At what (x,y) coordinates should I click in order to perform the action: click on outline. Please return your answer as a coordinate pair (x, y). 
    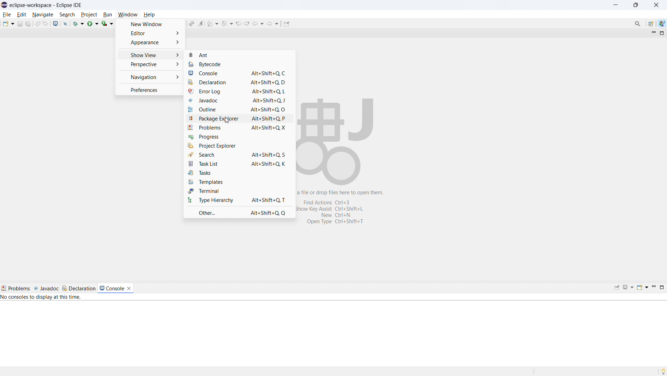
    Looking at the image, I should click on (238, 110).